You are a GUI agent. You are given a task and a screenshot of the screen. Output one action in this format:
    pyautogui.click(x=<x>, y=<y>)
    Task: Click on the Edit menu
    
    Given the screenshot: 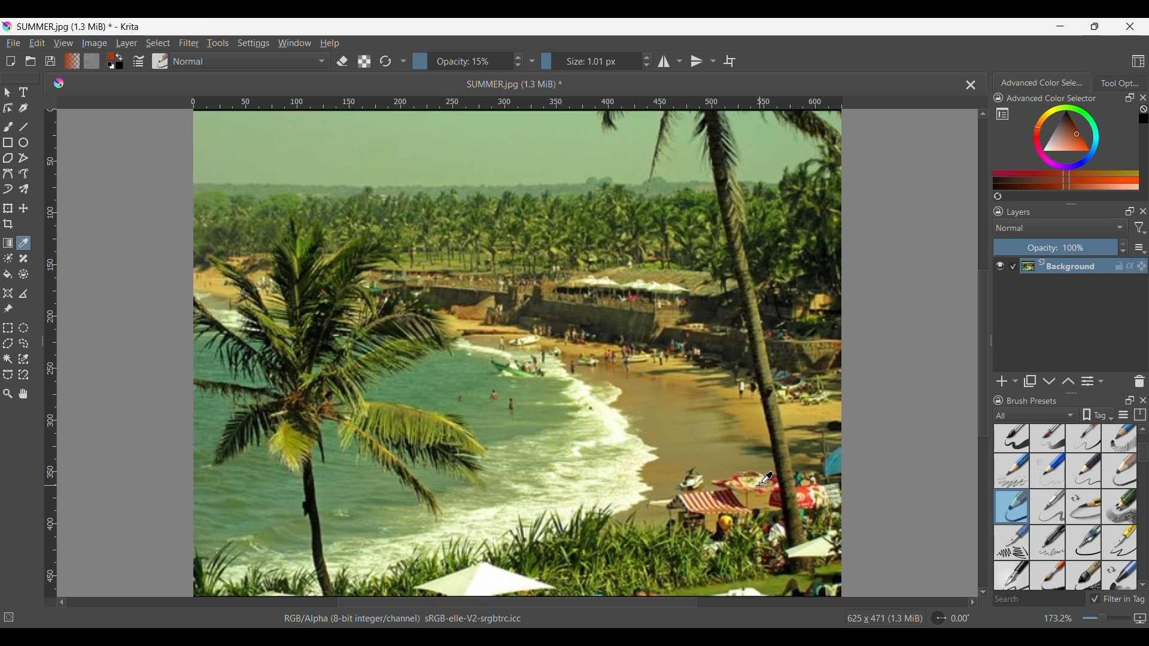 What is the action you would take?
    pyautogui.click(x=36, y=42)
    